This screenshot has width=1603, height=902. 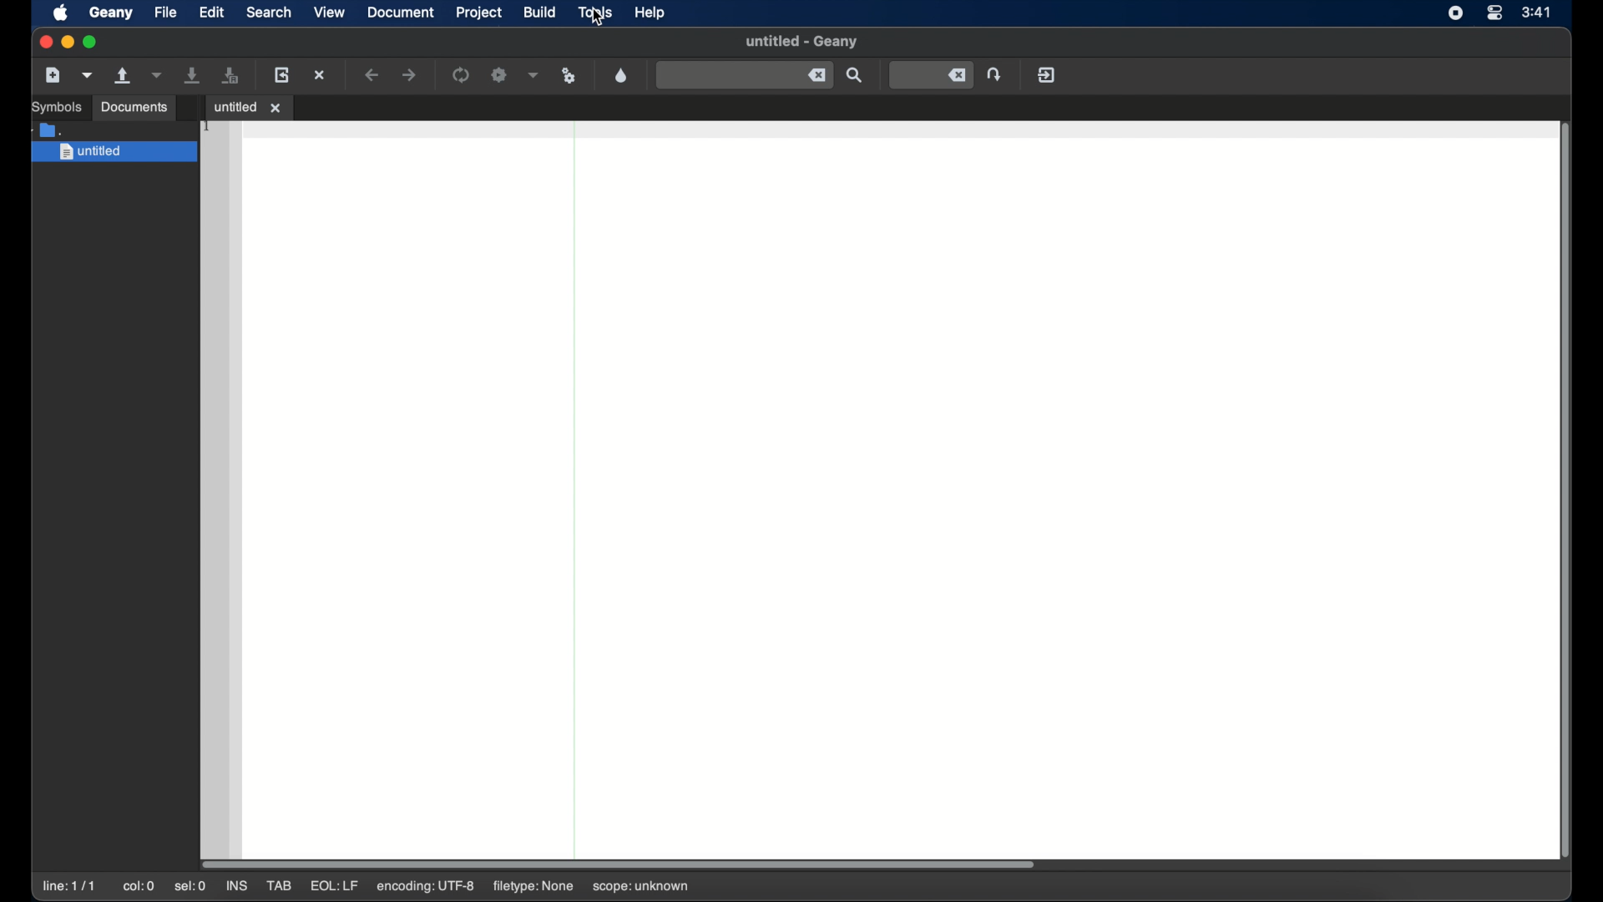 I want to click on build the current file, so click(x=499, y=76).